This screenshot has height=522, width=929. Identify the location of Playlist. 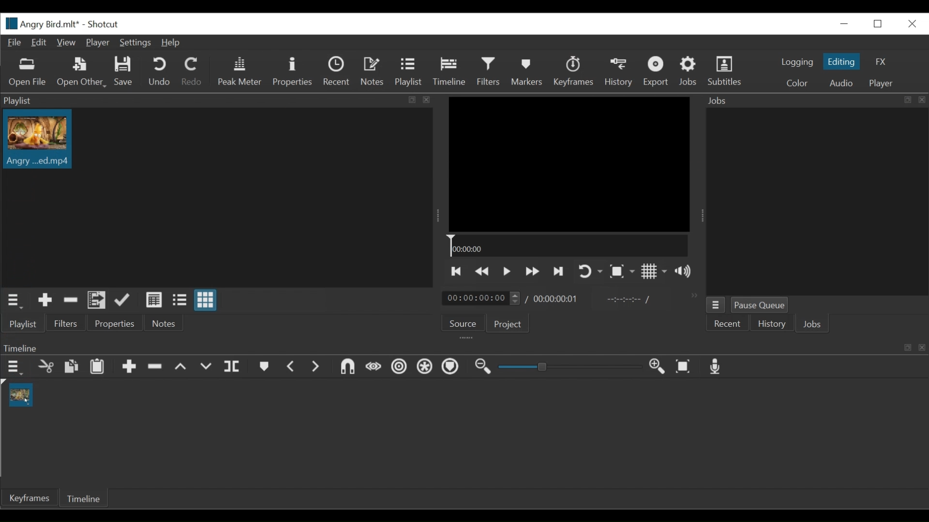
(408, 71).